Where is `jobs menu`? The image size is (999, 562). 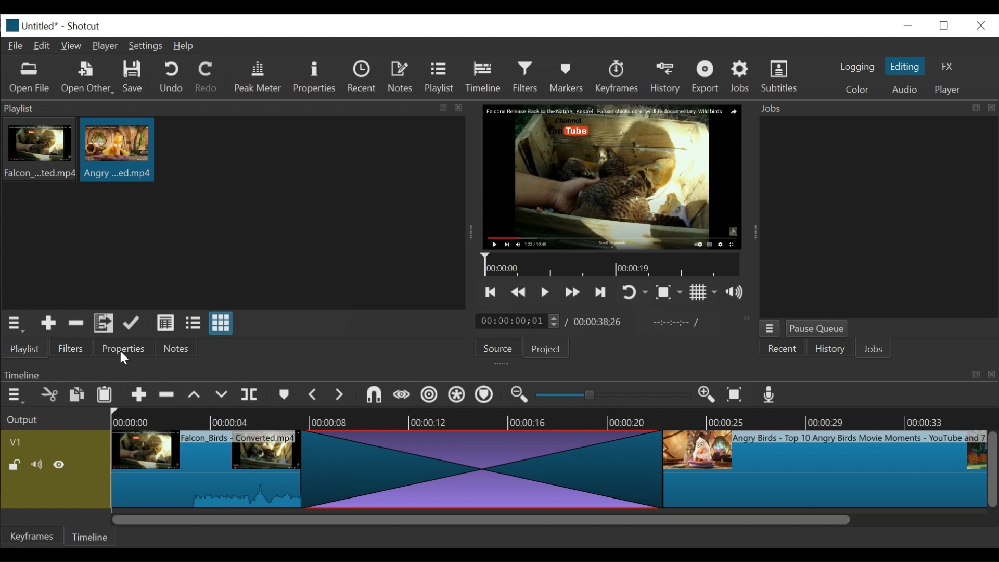
jobs menu is located at coordinates (770, 327).